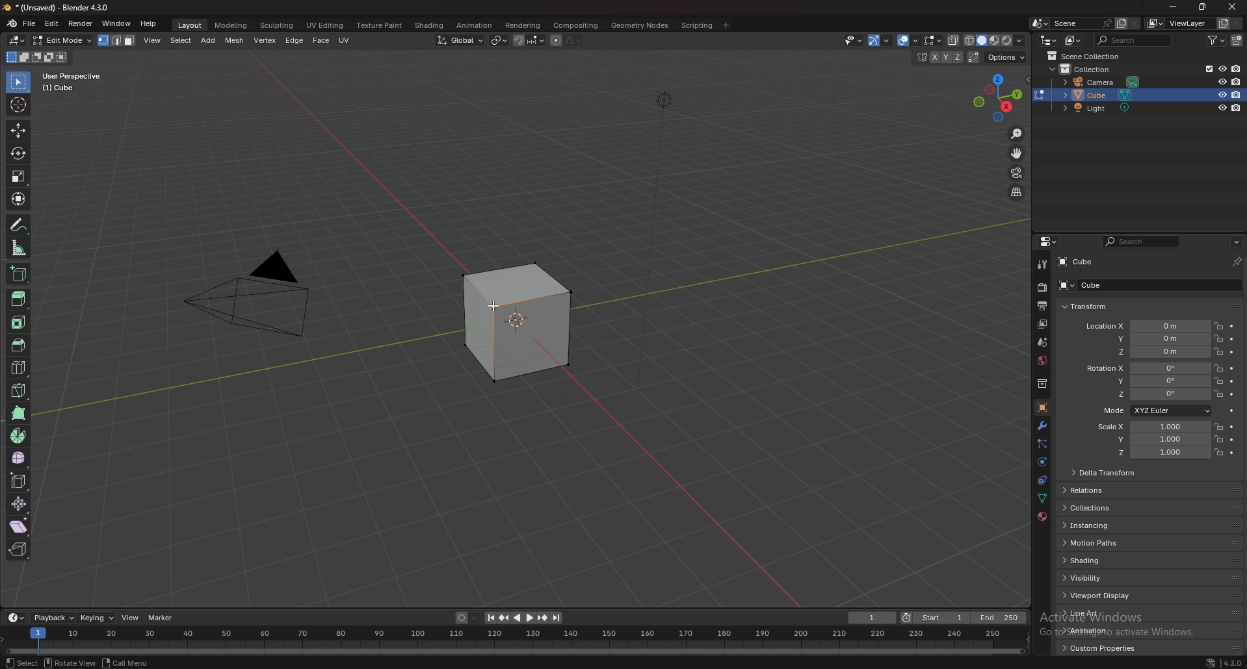 The height and width of the screenshot is (669, 1247). What do you see at coordinates (1122, 23) in the screenshot?
I see `new scene` at bounding box center [1122, 23].